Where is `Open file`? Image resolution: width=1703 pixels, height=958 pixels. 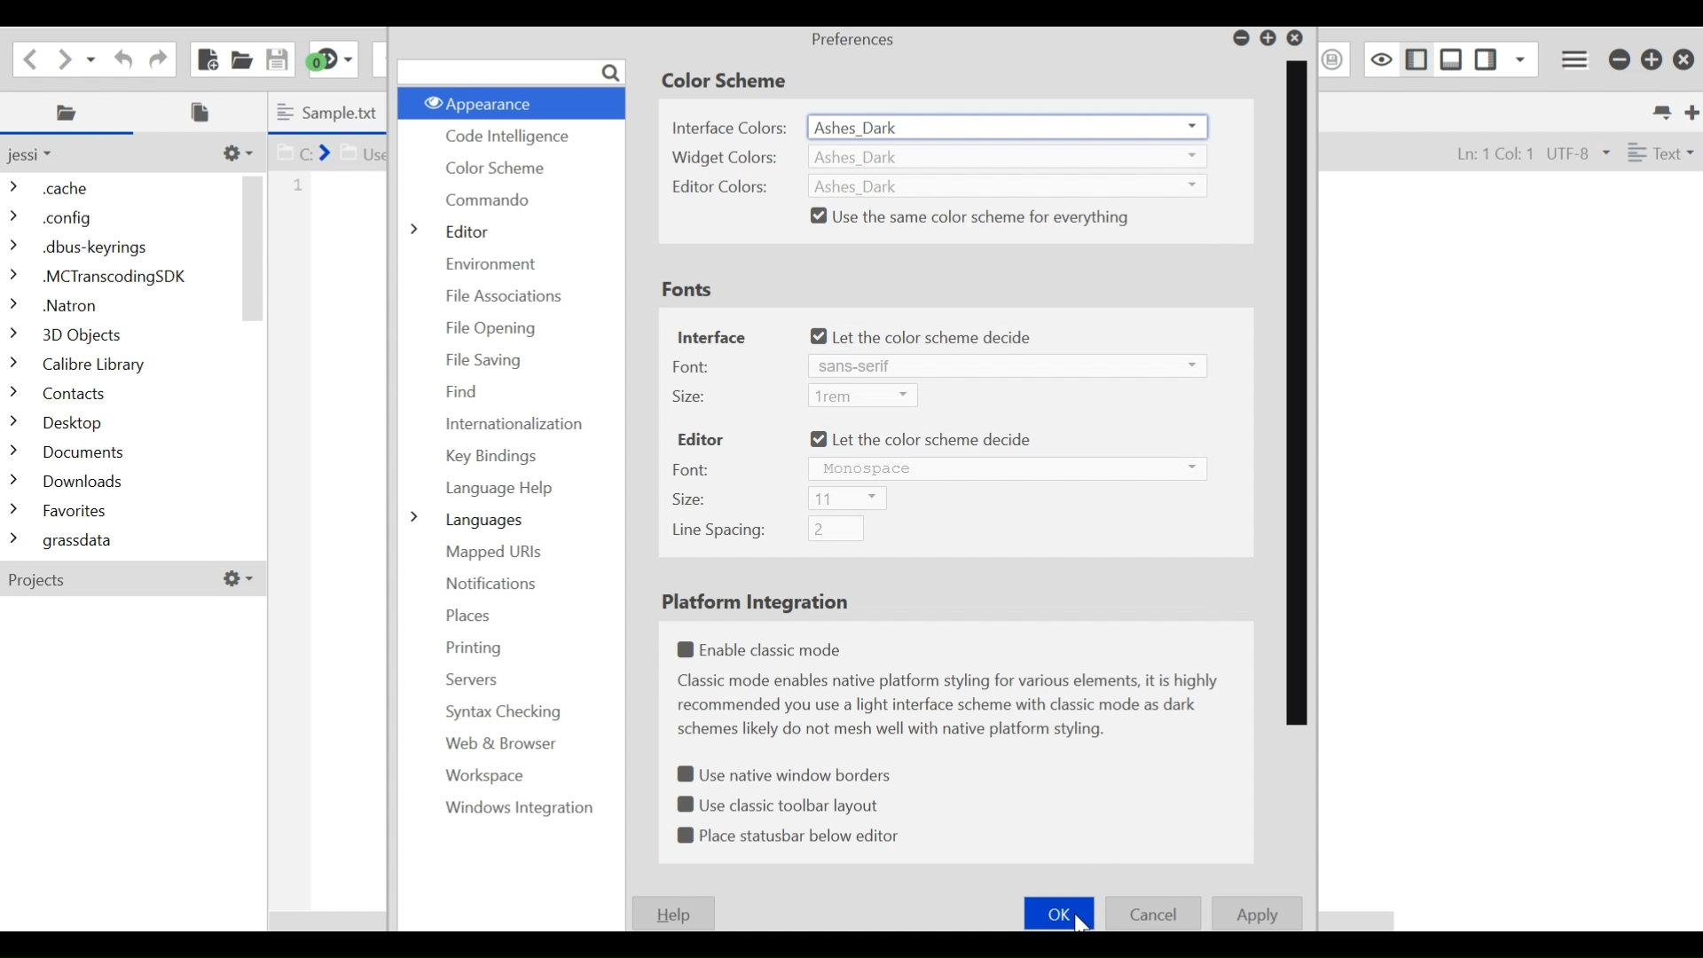 Open file is located at coordinates (241, 58).